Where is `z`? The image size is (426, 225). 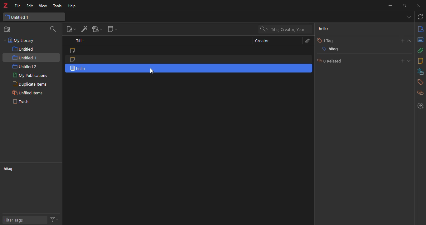 z is located at coordinates (5, 6).